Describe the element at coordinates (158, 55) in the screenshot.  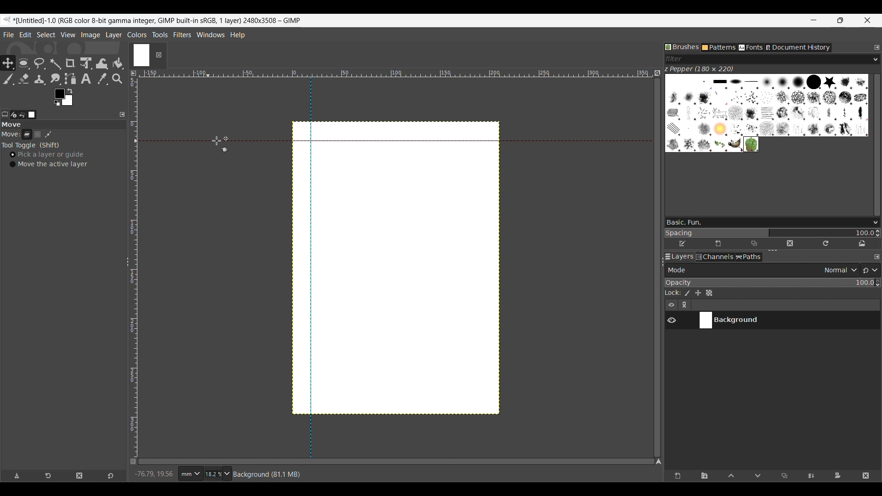
I see `Close tab` at that location.